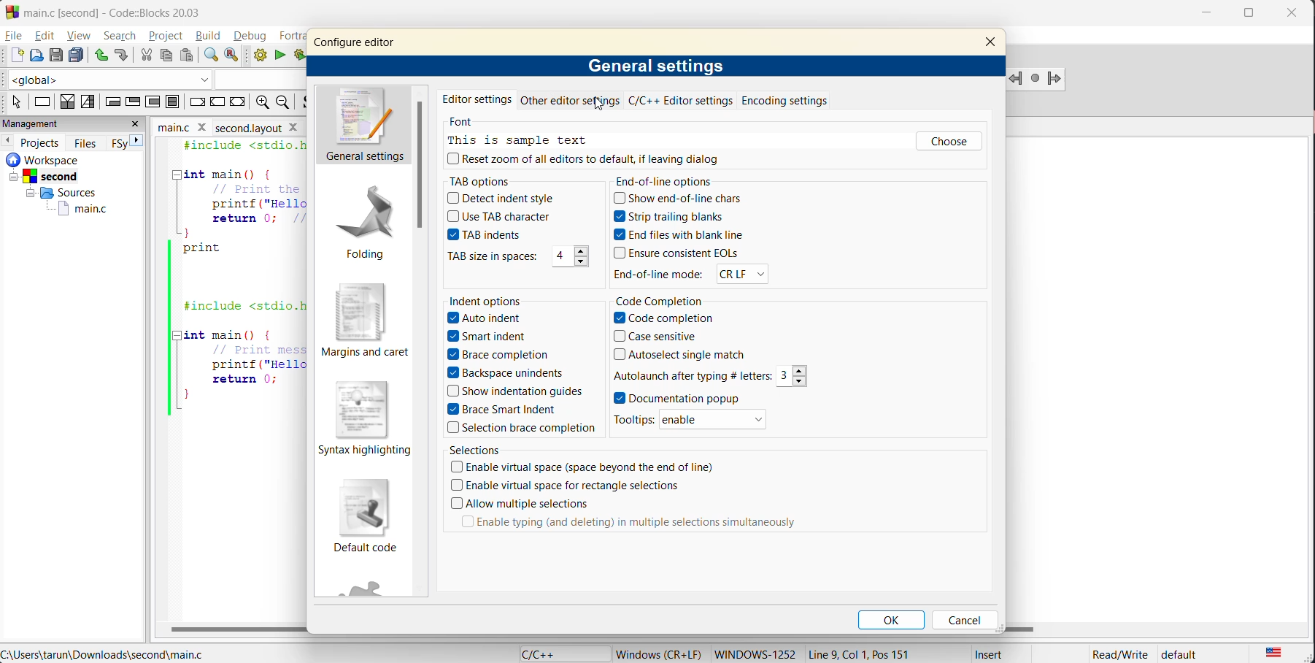 Image resolution: width=1315 pixels, height=663 pixels. I want to click on FSY, so click(118, 143).